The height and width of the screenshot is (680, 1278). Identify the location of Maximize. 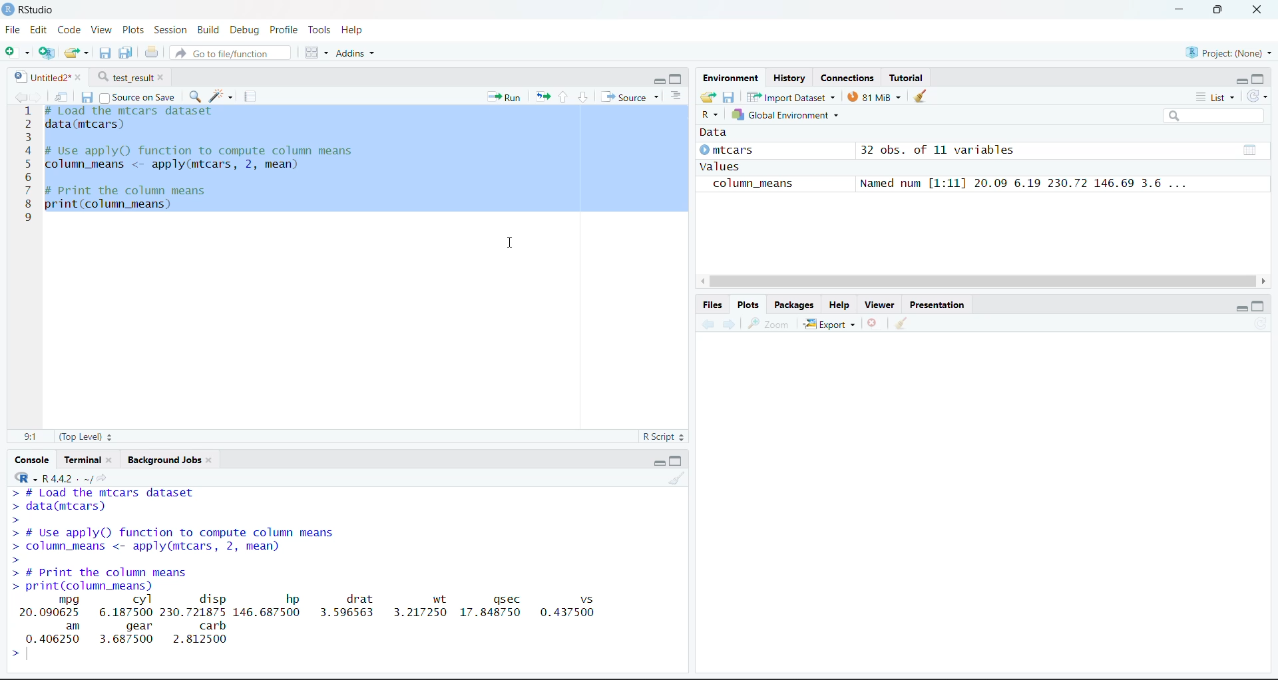
(1259, 77).